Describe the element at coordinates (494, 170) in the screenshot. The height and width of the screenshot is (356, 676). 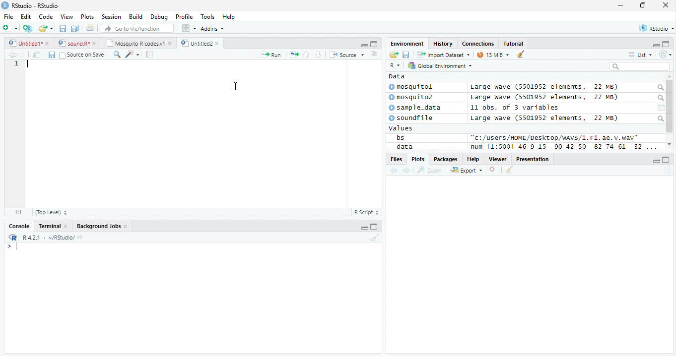
I see `delete file` at that location.